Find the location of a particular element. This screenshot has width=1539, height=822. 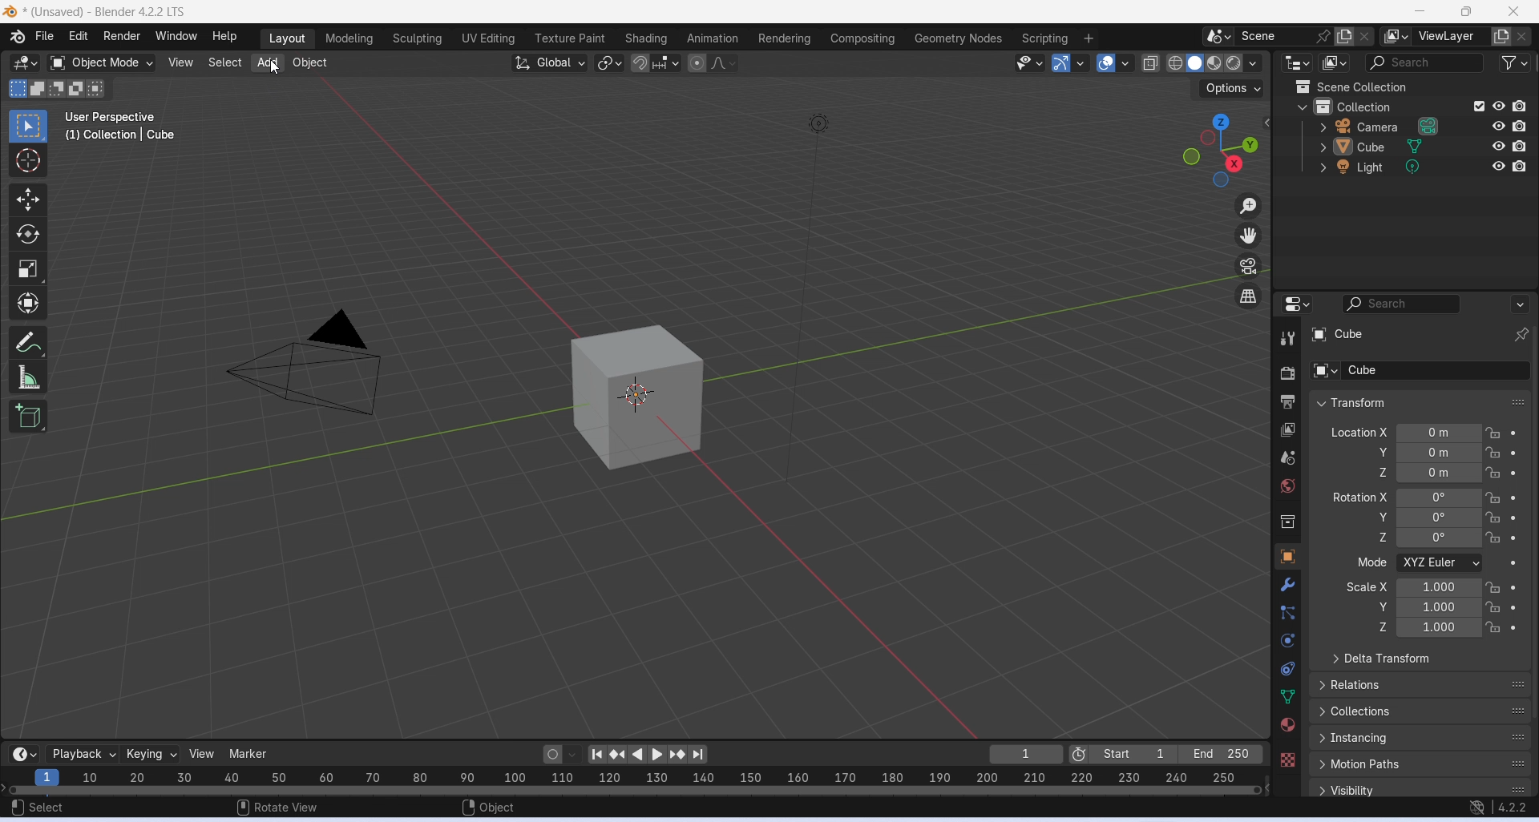

overlays is located at coordinates (1125, 63).